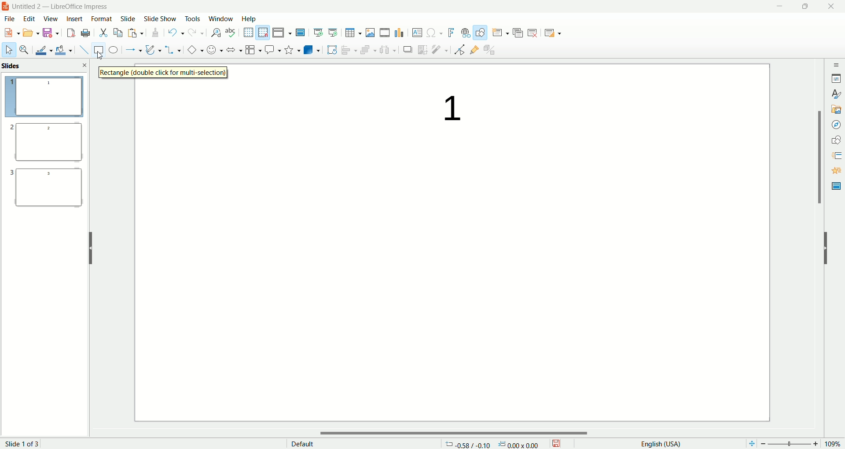  What do you see at coordinates (819, 245) in the screenshot?
I see `vertical scroll bar` at bounding box center [819, 245].